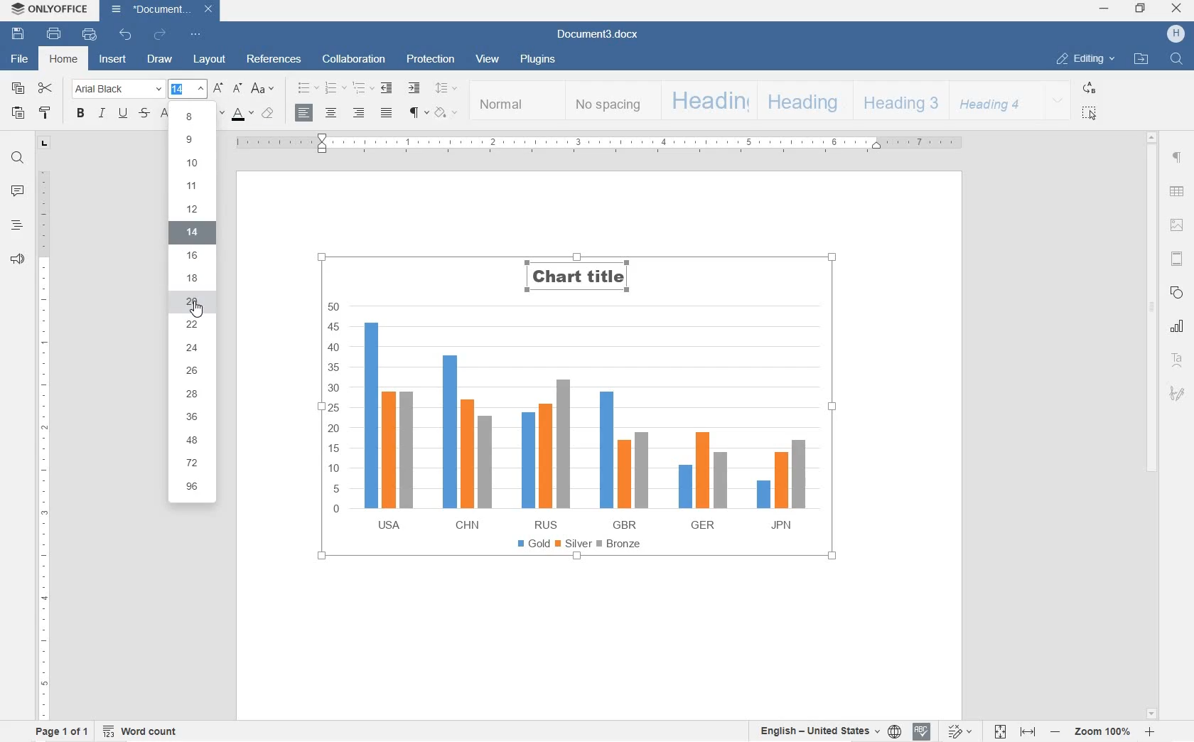 The image size is (1194, 742). What do you see at coordinates (1013, 731) in the screenshot?
I see `FIT TO PAGE OR WIDTH` at bounding box center [1013, 731].